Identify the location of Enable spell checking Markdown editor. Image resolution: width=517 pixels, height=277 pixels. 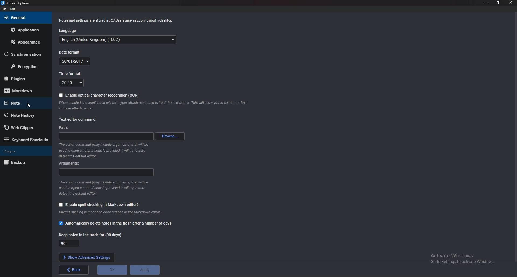
(100, 205).